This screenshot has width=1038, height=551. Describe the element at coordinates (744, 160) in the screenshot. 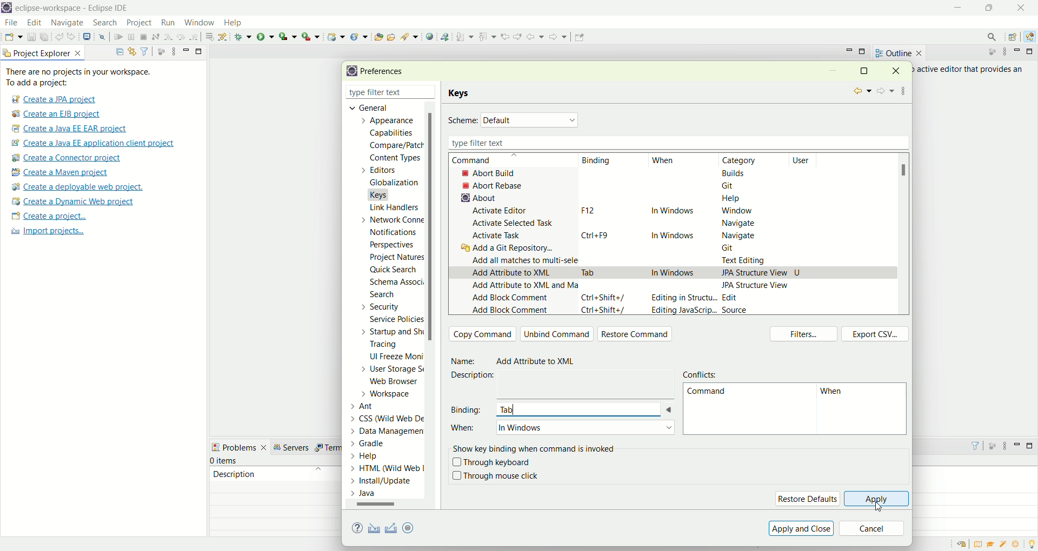

I see `category` at that location.